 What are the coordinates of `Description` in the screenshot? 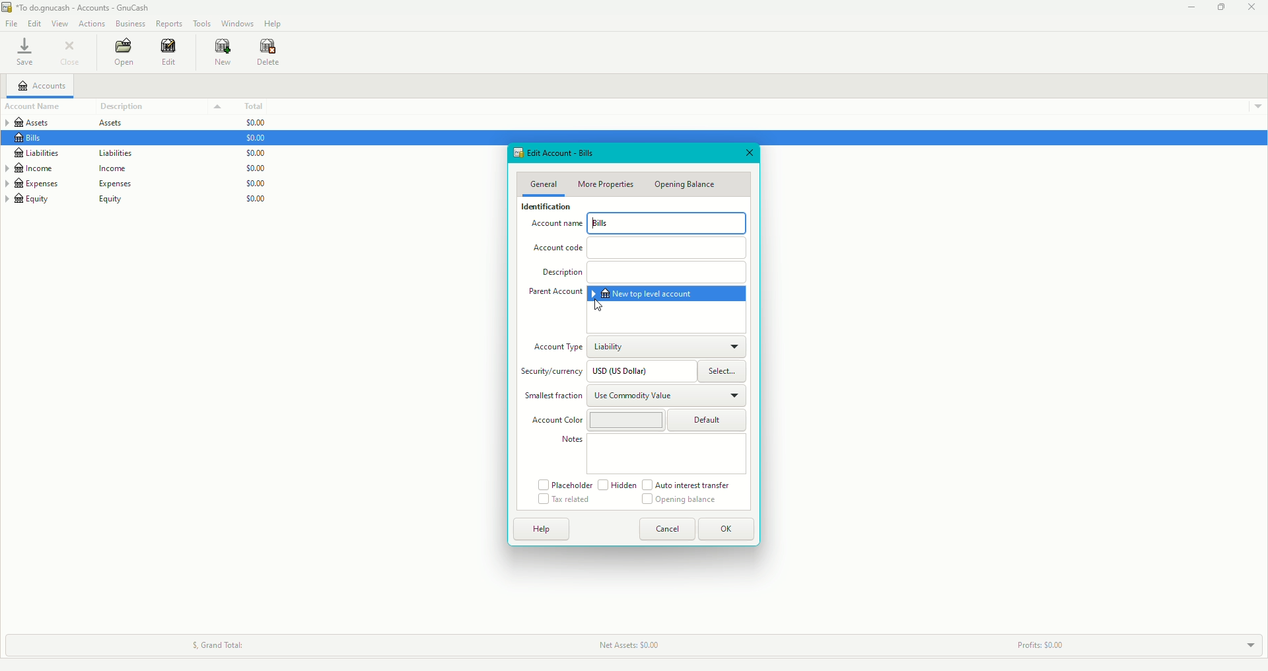 It's located at (161, 106).